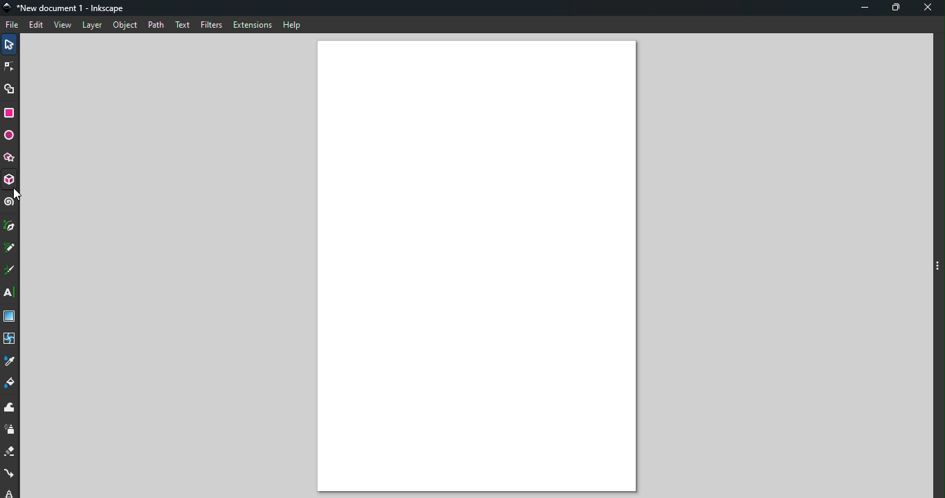 Image resolution: width=945 pixels, height=498 pixels. I want to click on 3D box tool, so click(10, 179).